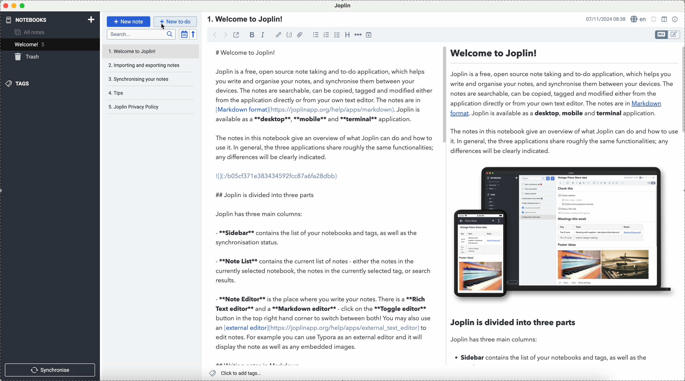  Describe the element at coordinates (347, 34) in the screenshot. I see `heading` at that location.